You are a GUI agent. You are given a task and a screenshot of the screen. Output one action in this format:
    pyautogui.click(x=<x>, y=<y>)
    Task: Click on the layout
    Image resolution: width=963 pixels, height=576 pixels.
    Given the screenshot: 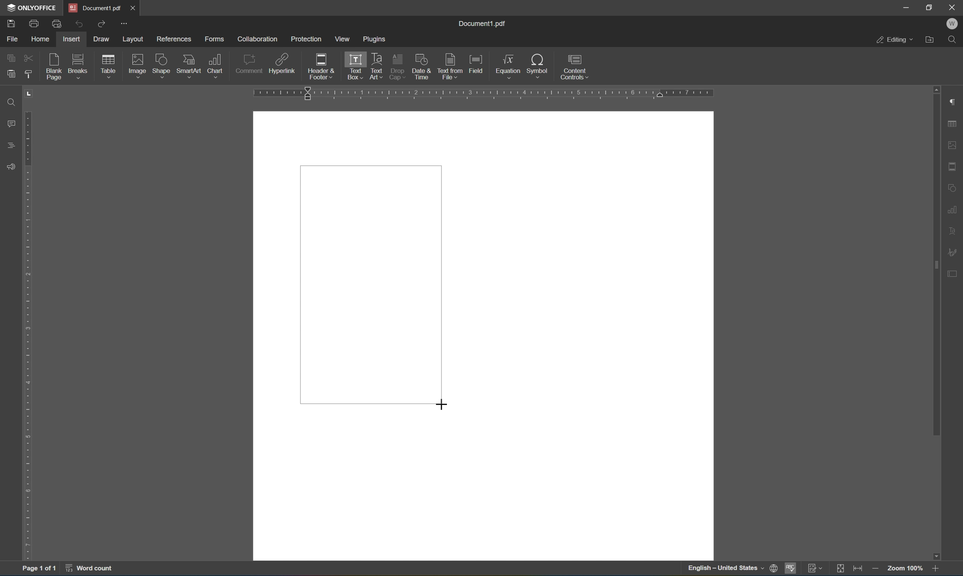 What is the action you would take?
    pyautogui.click(x=134, y=40)
    